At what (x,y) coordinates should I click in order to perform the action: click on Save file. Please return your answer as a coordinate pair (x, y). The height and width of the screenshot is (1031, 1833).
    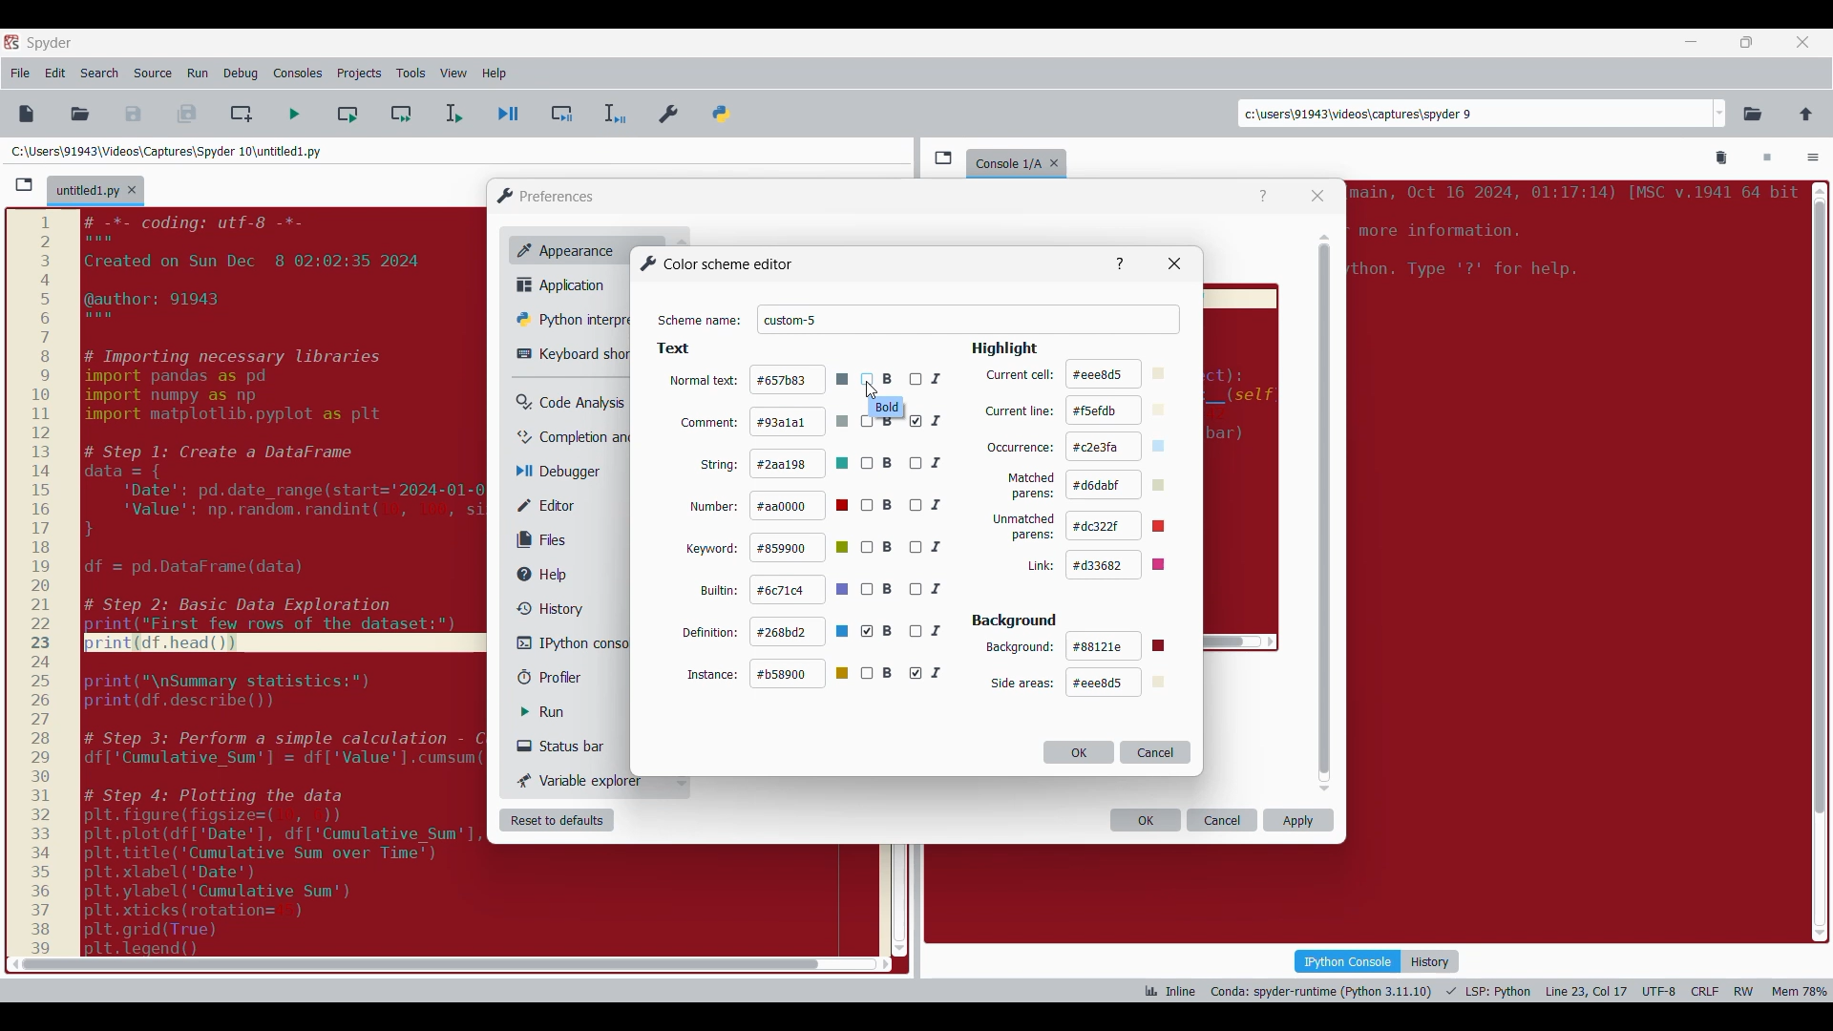
    Looking at the image, I should click on (135, 114).